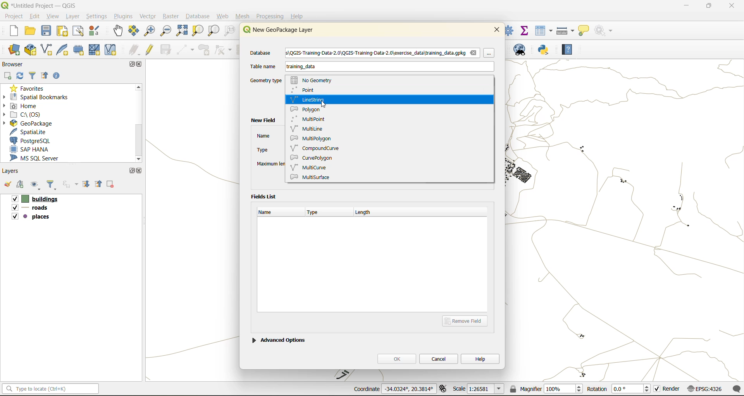 The width and height of the screenshot is (744, 396). What do you see at coordinates (53, 186) in the screenshot?
I see `filter` at bounding box center [53, 186].